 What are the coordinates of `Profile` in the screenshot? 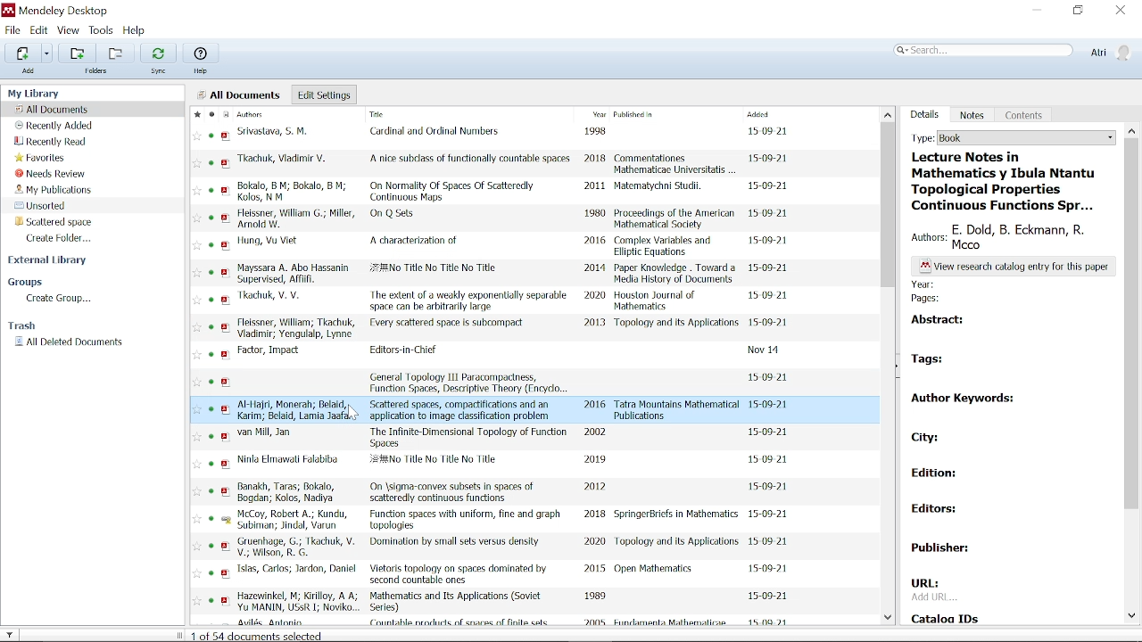 It's located at (1110, 53).